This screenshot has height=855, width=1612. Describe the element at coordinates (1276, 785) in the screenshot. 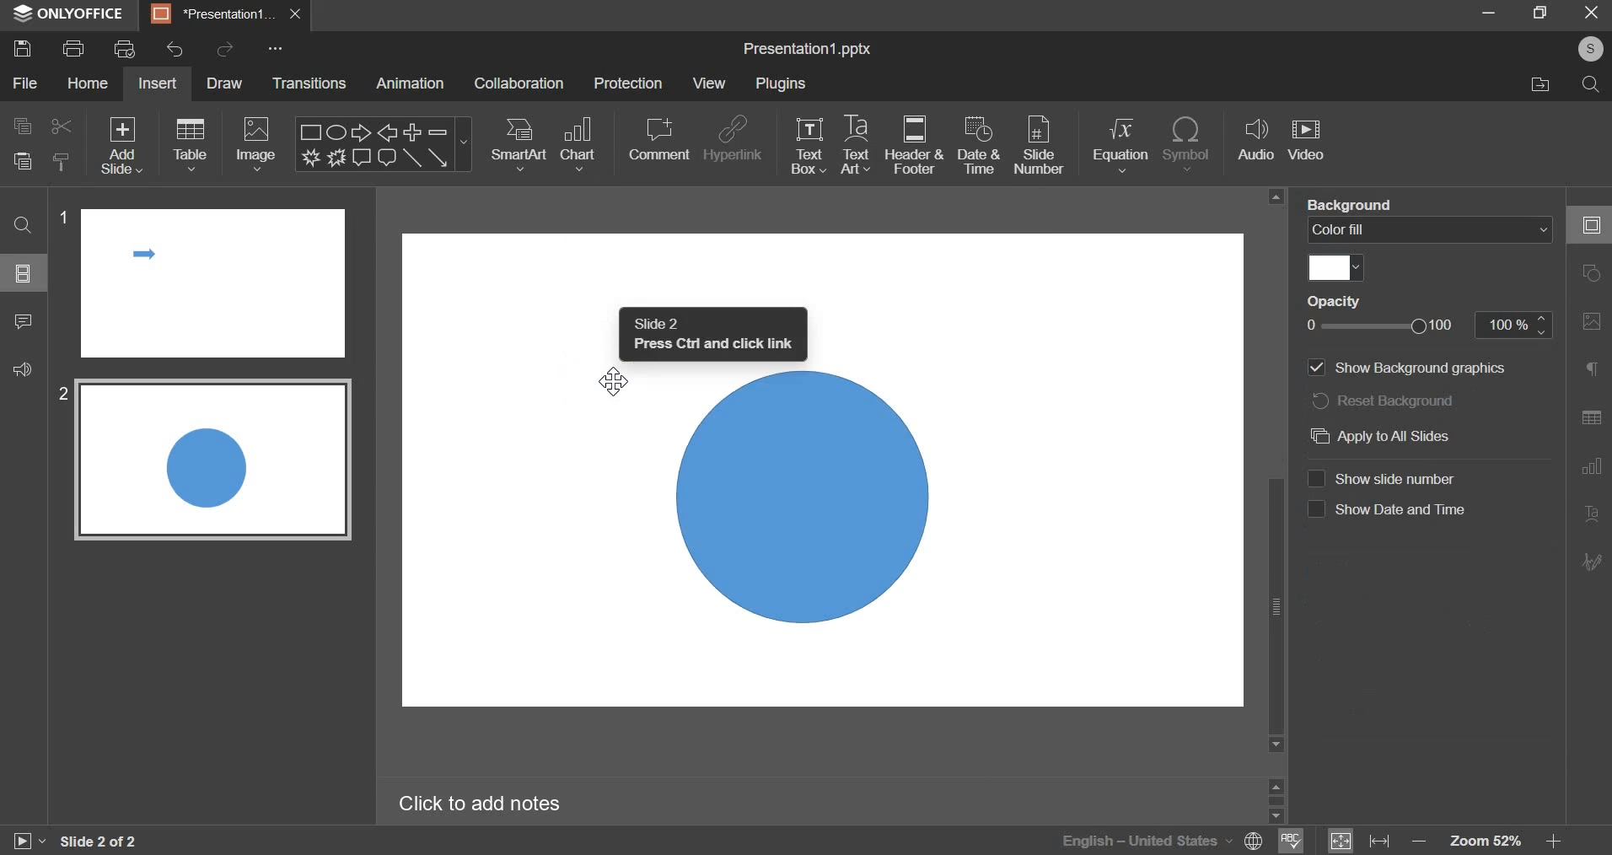

I see ` scroll up ` at that location.